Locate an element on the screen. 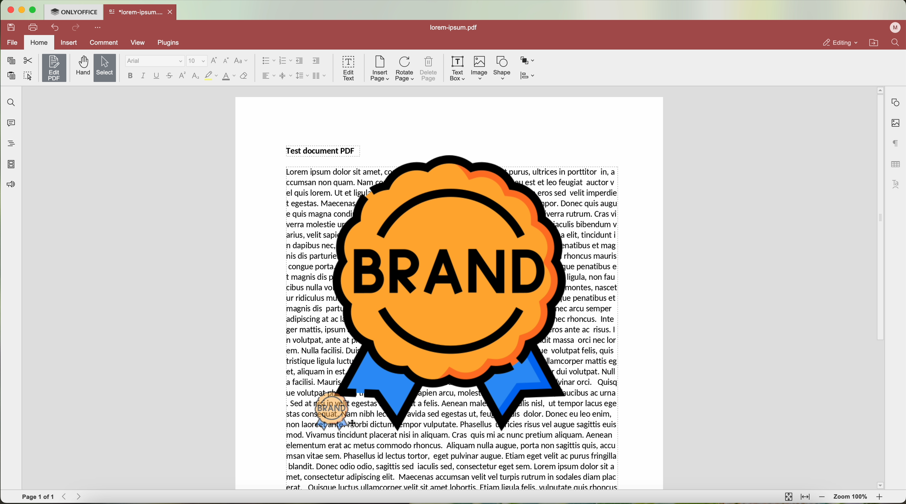 This screenshot has height=504, width=906. underline is located at coordinates (157, 77).